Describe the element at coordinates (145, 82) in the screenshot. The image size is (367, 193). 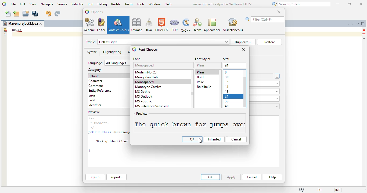
I see `monospaced` at that location.